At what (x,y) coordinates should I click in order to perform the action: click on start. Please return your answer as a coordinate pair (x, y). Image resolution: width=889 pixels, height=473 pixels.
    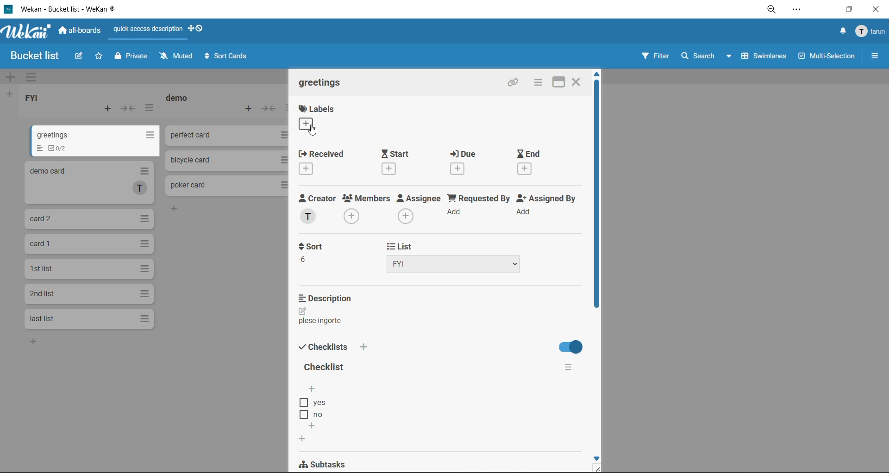
    Looking at the image, I should click on (398, 161).